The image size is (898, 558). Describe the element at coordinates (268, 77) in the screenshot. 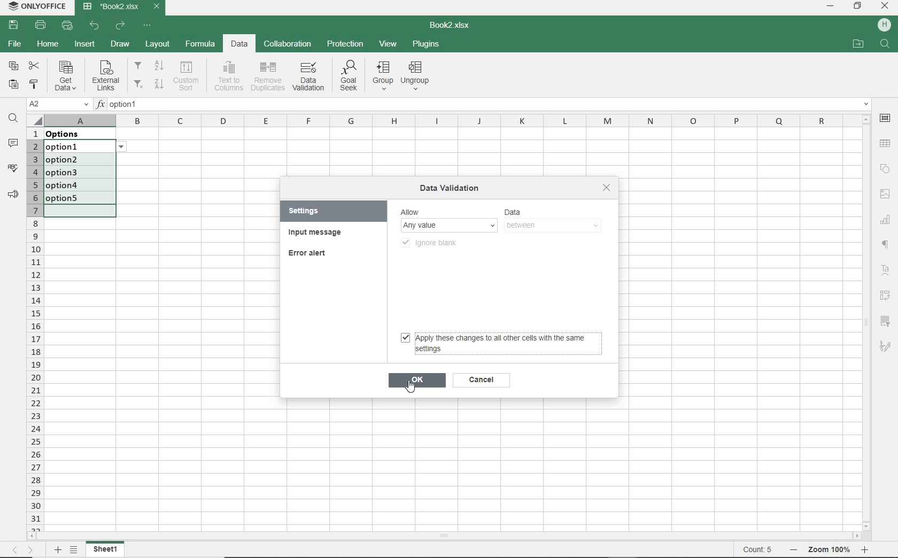

I see `remove duplicates` at that location.